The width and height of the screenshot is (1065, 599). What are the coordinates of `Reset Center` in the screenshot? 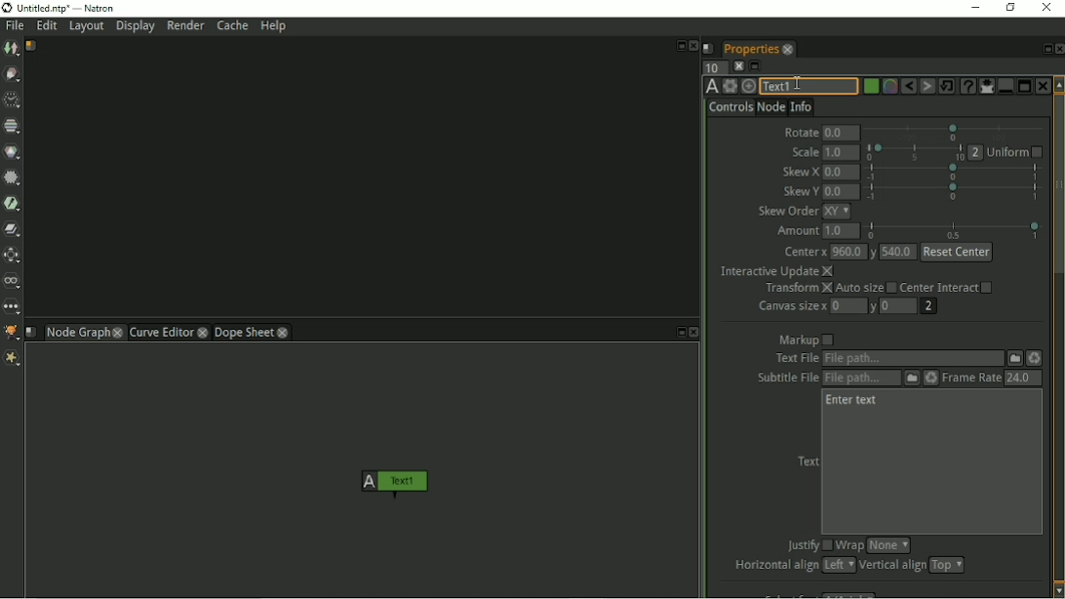 It's located at (958, 253).